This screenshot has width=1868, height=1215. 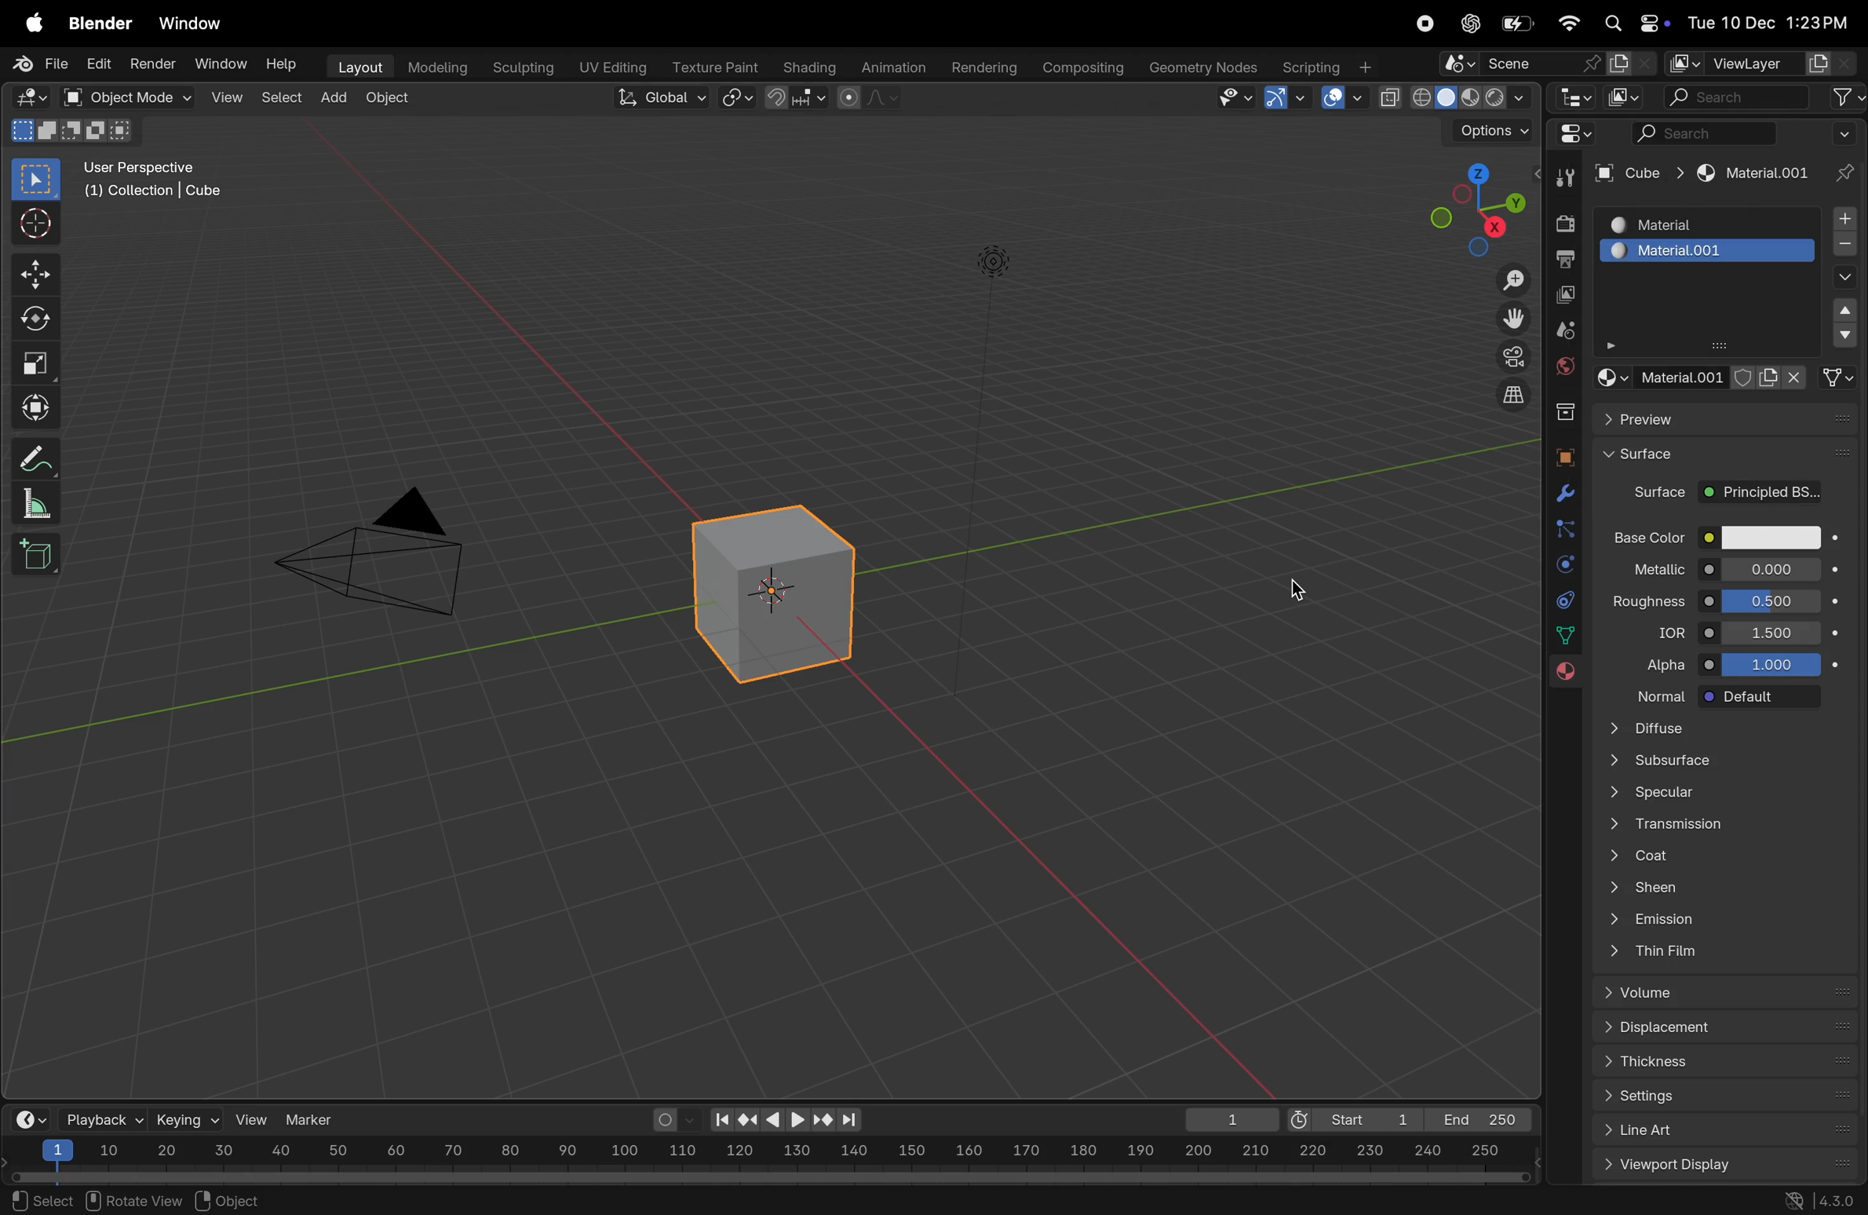 I want to click on Animation, so click(x=896, y=65).